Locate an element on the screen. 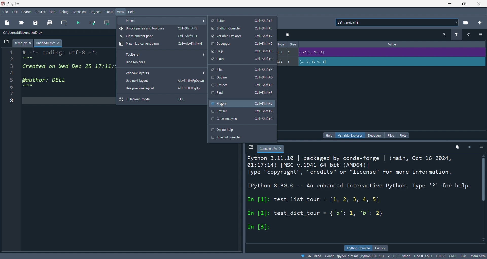 This screenshot has width=487, height=259. profiler is located at coordinates (242, 111).